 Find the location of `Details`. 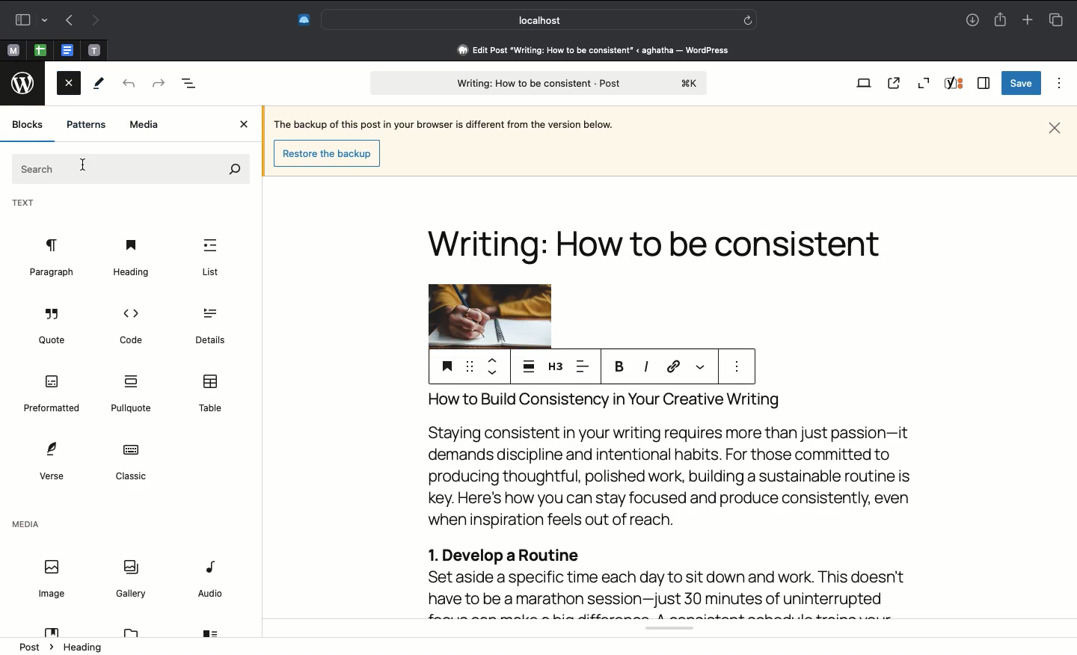

Details is located at coordinates (208, 327).